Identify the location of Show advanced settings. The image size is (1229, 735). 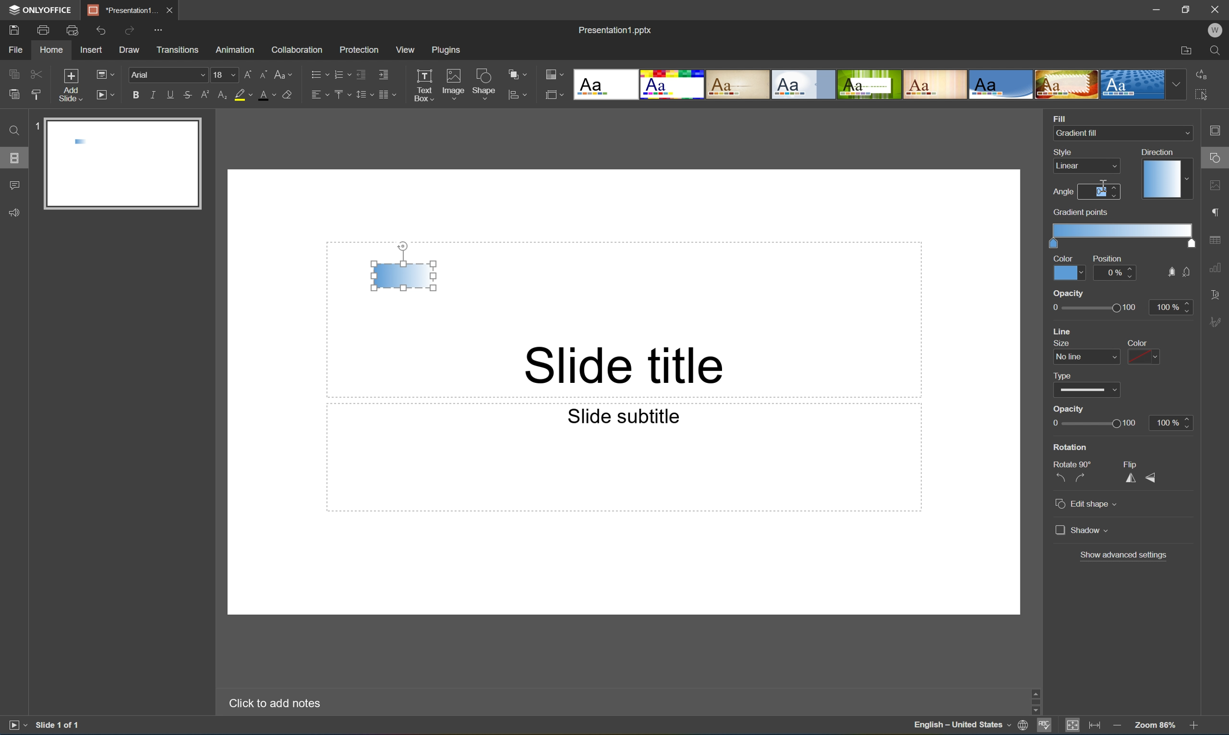
(1124, 554).